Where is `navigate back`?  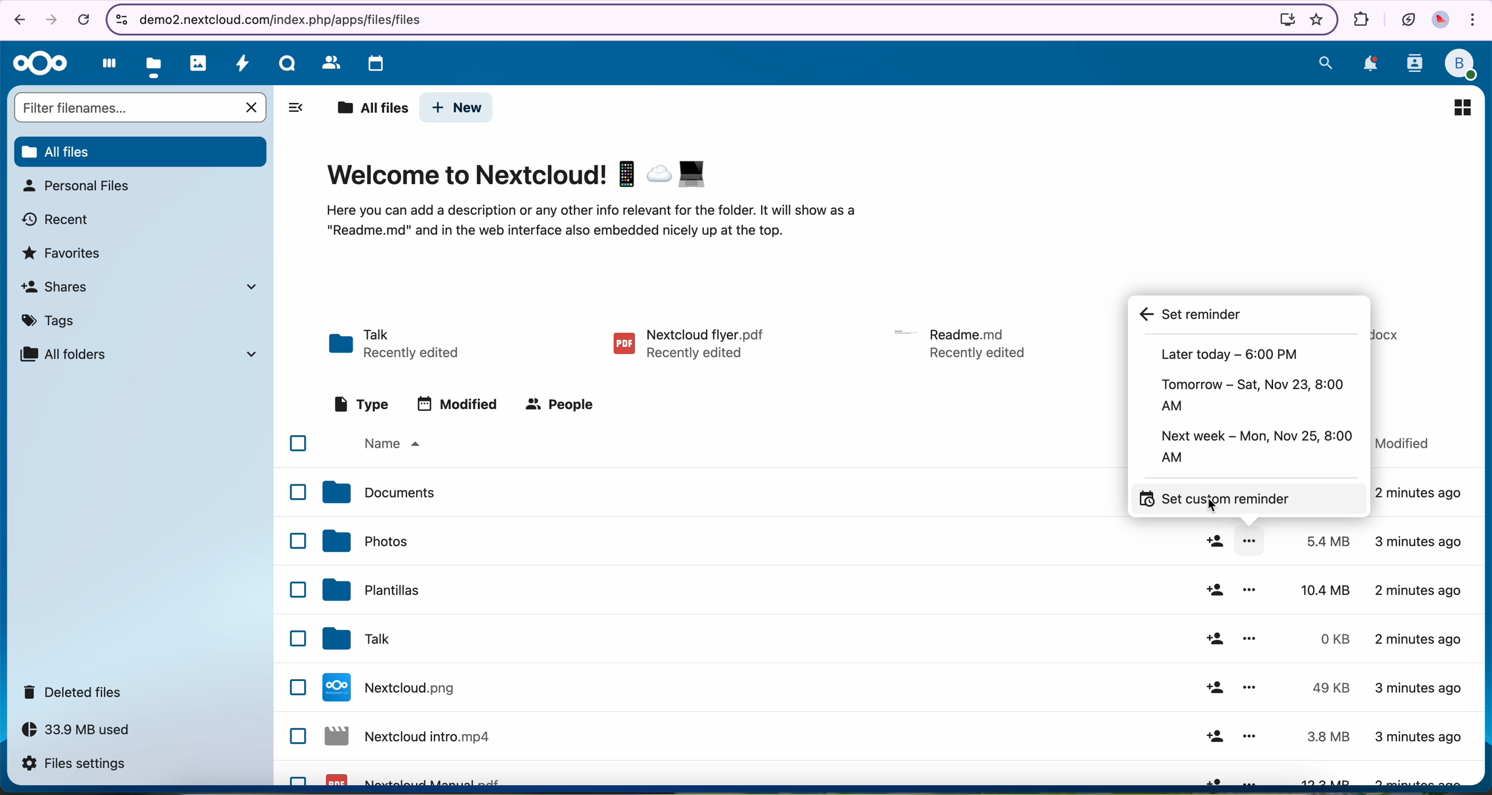
navigate back is located at coordinates (17, 21).